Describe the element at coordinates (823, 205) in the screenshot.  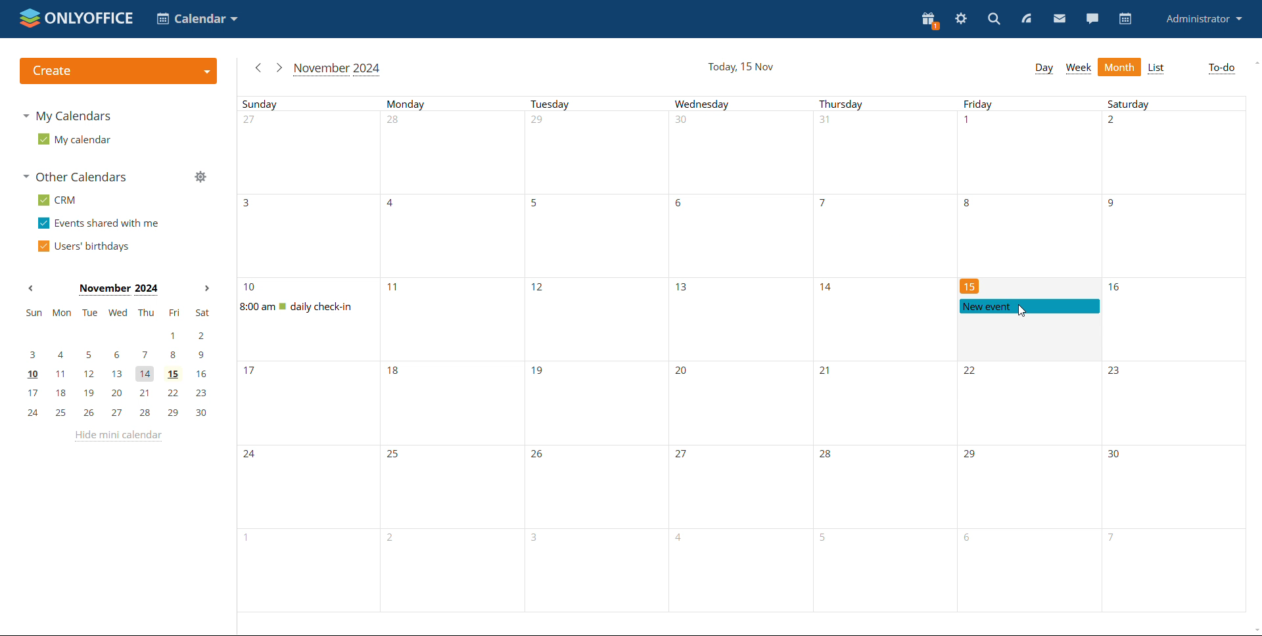
I see `Number` at that location.